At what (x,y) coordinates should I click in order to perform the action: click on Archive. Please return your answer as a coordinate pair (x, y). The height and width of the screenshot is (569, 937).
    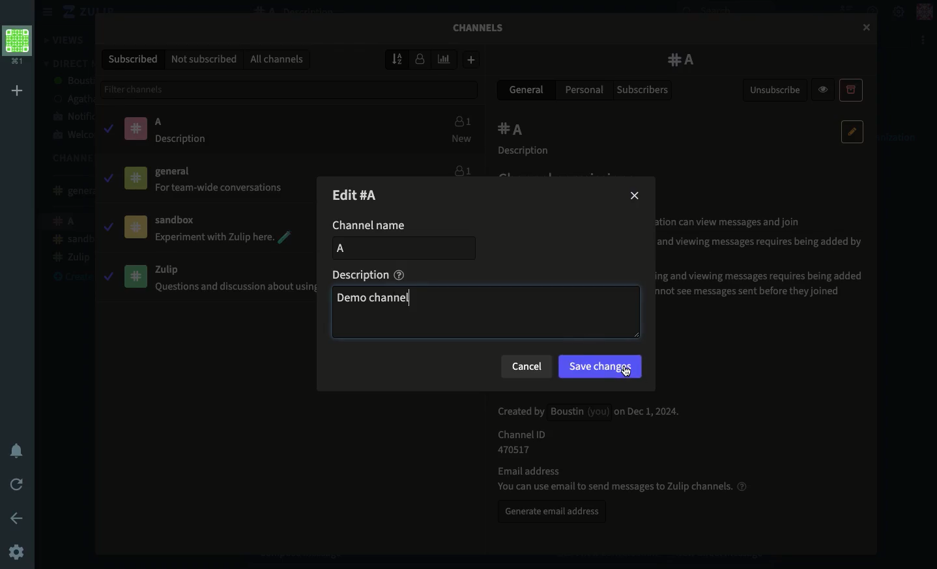
    Looking at the image, I should click on (850, 89).